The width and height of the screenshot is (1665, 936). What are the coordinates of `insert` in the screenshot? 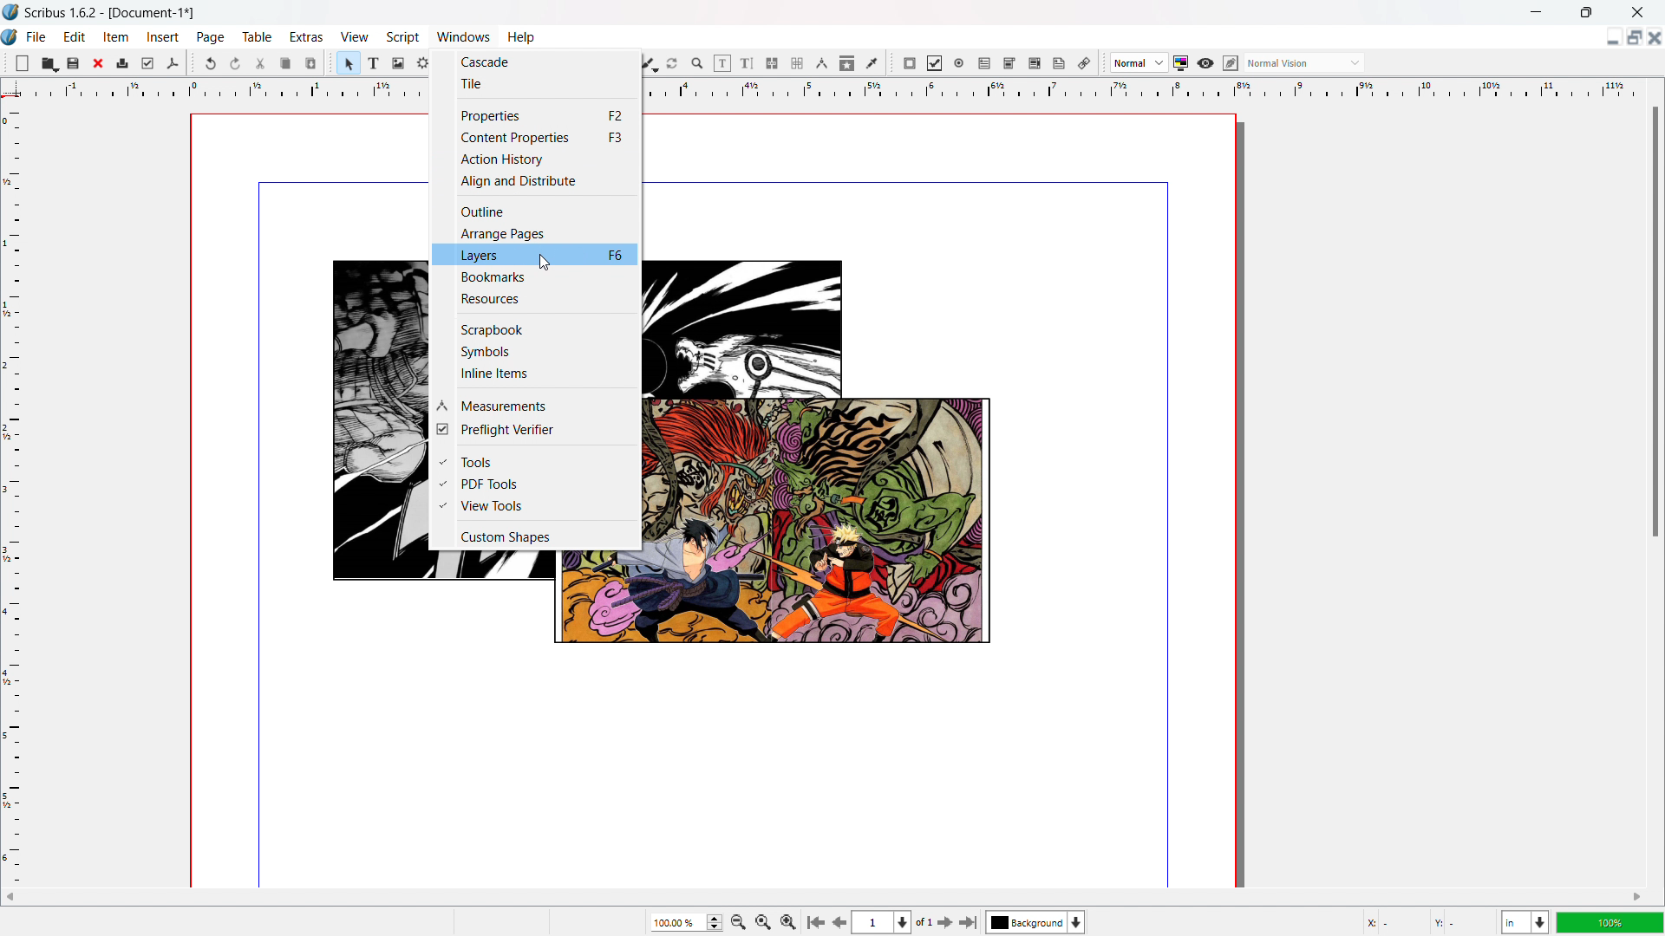 It's located at (163, 36).